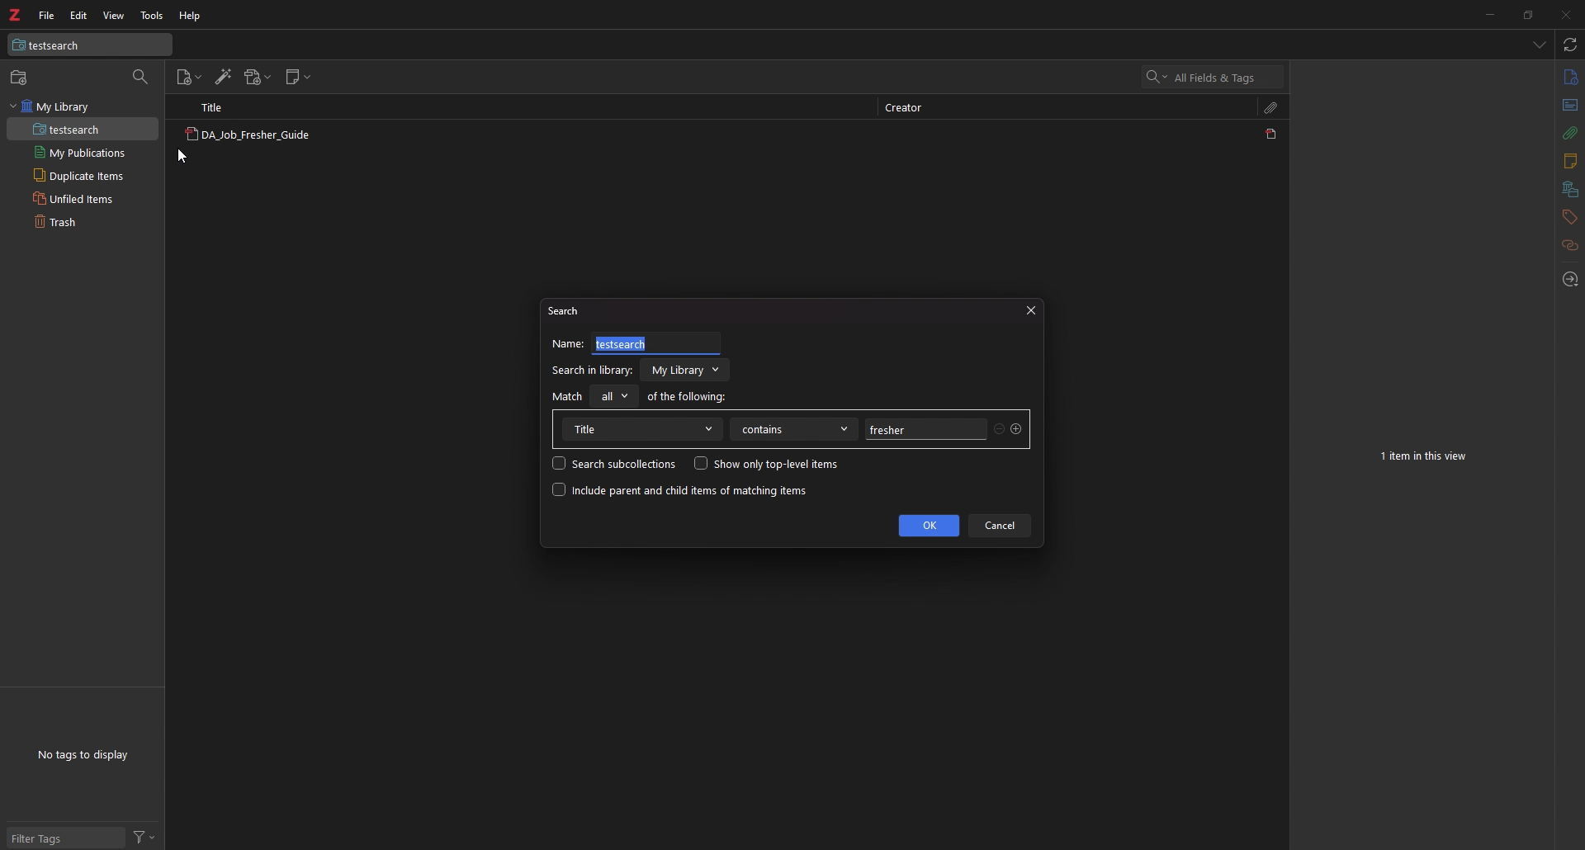  I want to click on cancel, so click(1000, 526).